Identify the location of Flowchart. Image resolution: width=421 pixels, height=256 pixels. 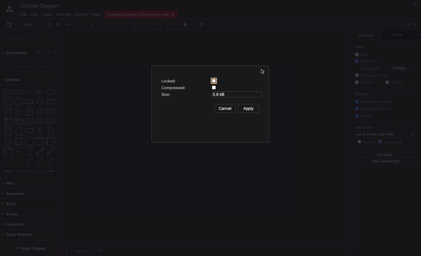
(14, 224).